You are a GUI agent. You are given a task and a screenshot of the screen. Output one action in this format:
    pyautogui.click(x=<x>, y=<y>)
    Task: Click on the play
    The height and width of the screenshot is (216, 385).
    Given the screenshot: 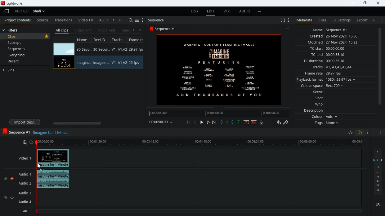 What is the action you would take?
    pyautogui.click(x=202, y=122)
    